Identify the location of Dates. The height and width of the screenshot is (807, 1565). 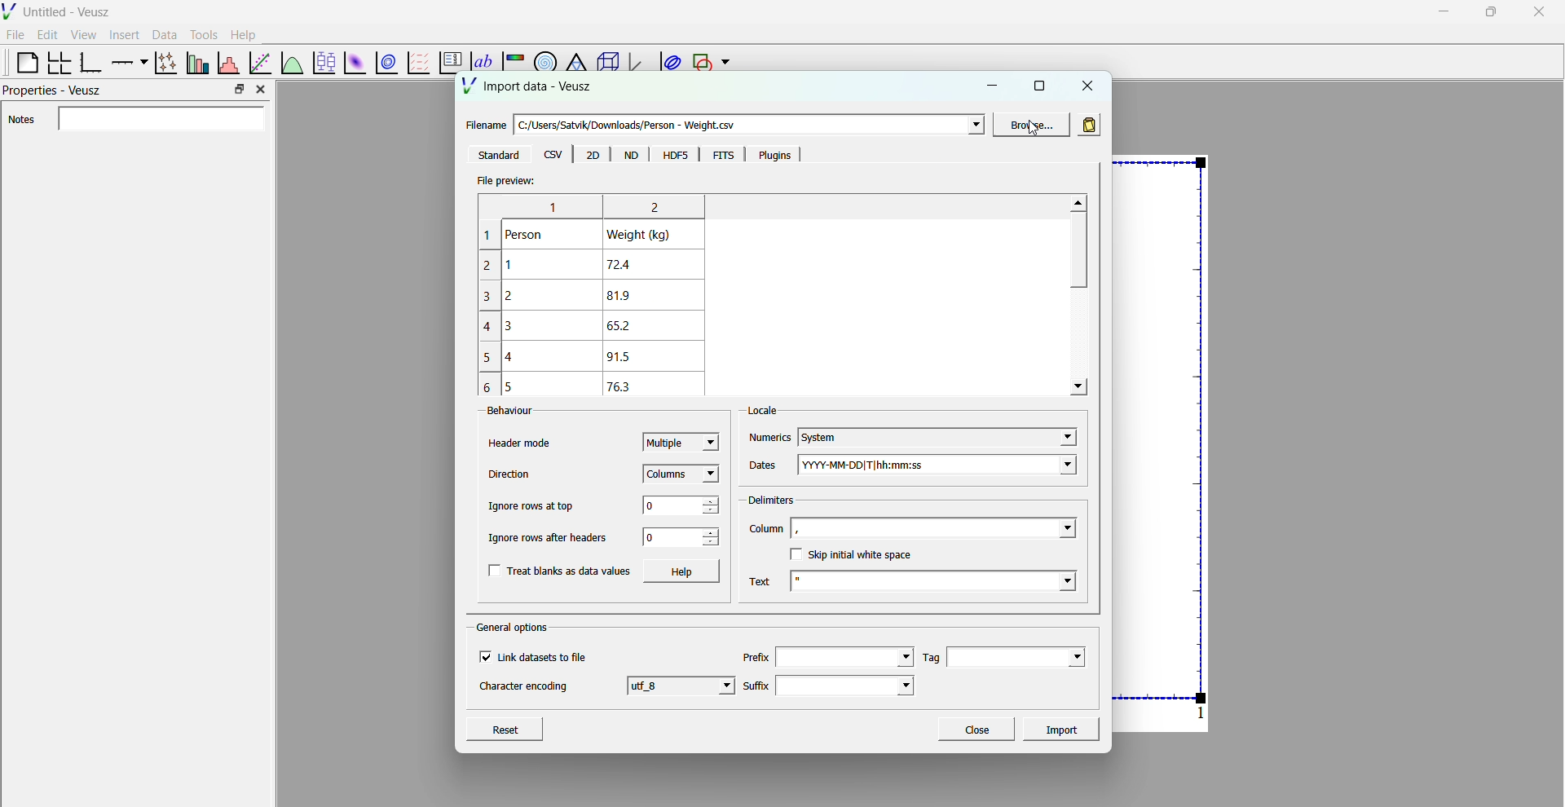
(765, 461).